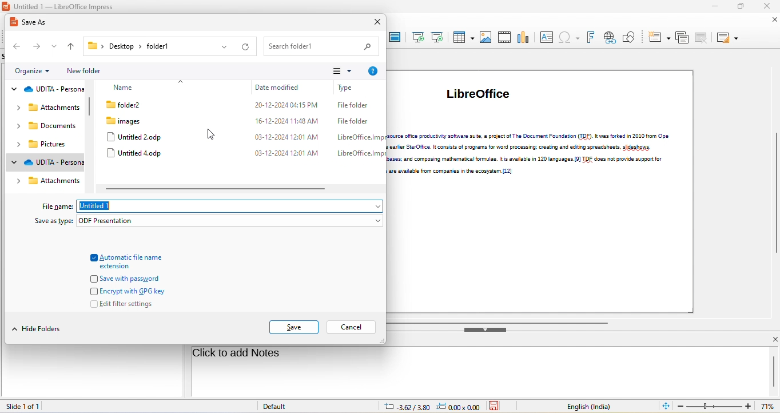 This screenshot has width=780, height=413. What do you see at coordinates (350, 121) in the screenshot?
I see `File folder` at bounding box center [350, 121].